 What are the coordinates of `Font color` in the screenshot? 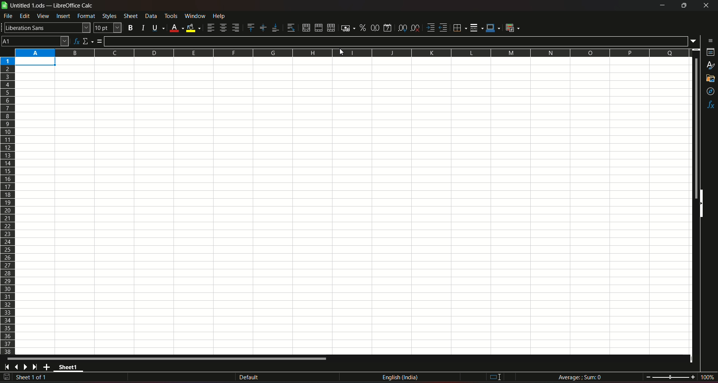 It's located at (176, 27).